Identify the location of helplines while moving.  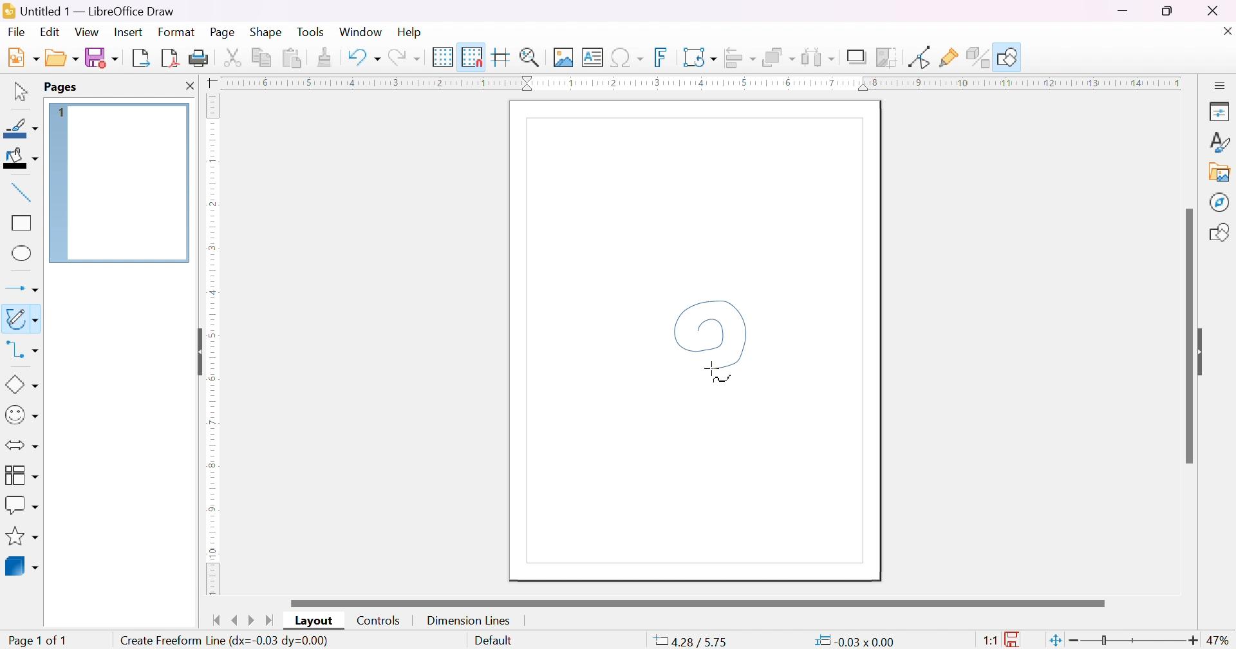
(499, 57).